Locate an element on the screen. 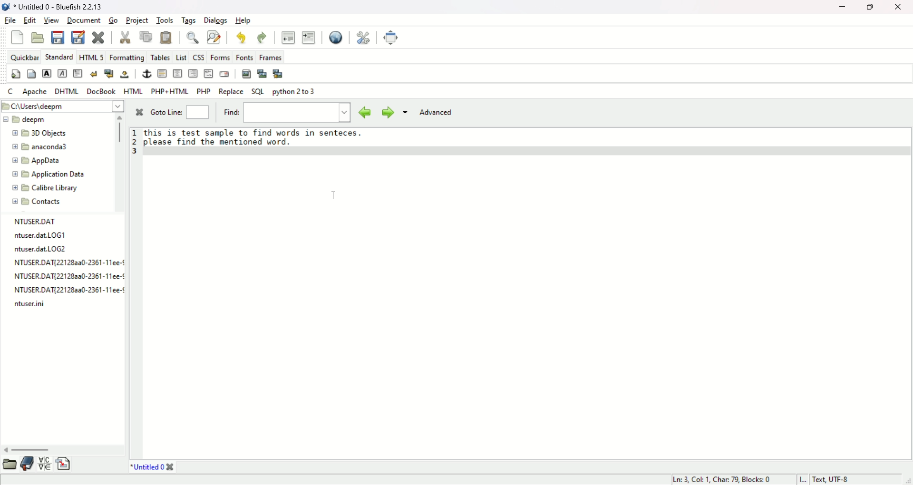  go is located at coordinates (114, 19).